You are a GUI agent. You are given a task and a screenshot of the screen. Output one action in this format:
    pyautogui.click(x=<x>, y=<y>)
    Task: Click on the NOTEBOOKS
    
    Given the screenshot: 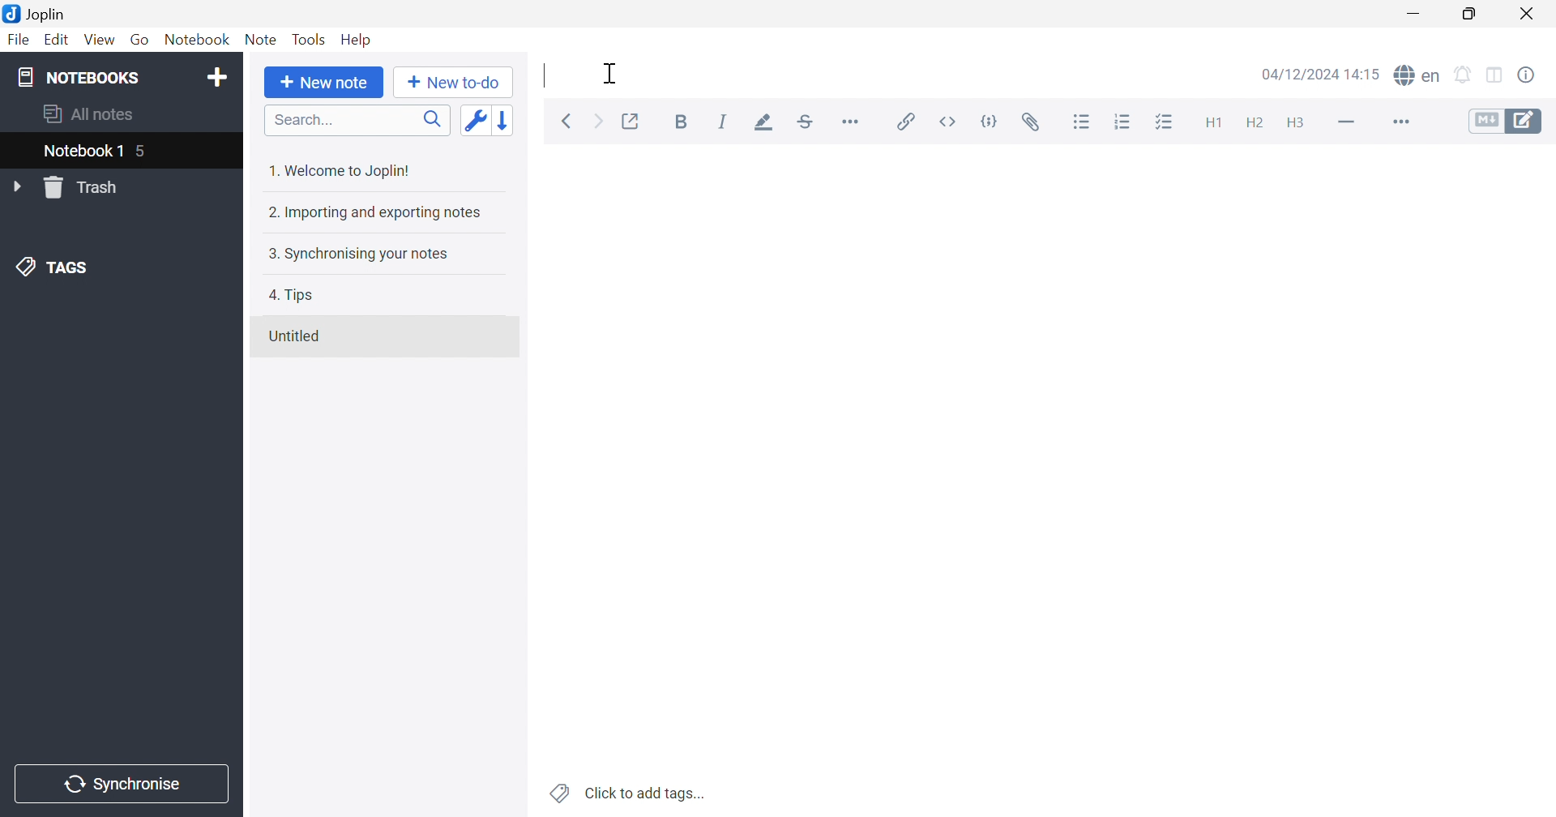 What is the action you would take?
    pyautogui.click(x=77, y=76)
    